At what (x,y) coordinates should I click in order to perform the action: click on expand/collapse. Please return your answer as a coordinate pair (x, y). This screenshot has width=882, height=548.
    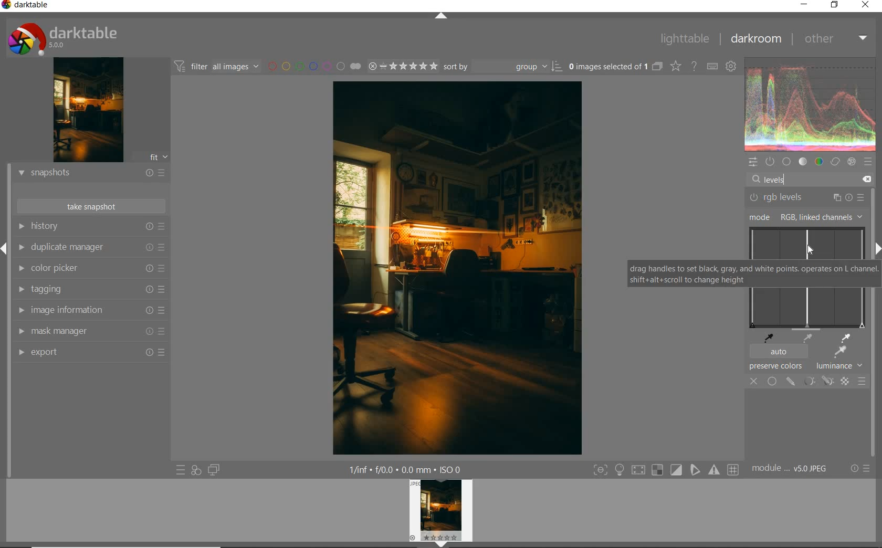
    Looking at the image, I should click on (440, 16).